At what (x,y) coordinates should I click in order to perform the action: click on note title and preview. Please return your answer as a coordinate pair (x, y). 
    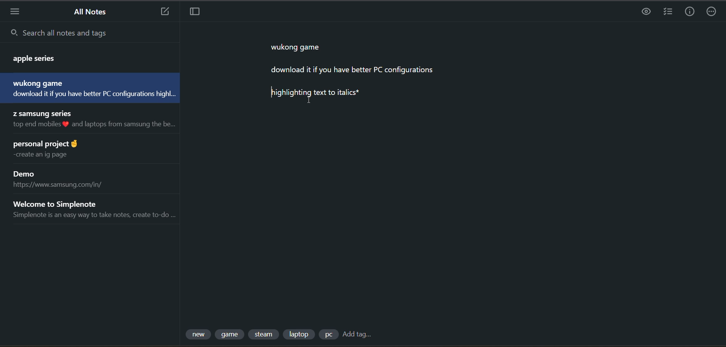
    Looking at the image, I should click on (57, 150).